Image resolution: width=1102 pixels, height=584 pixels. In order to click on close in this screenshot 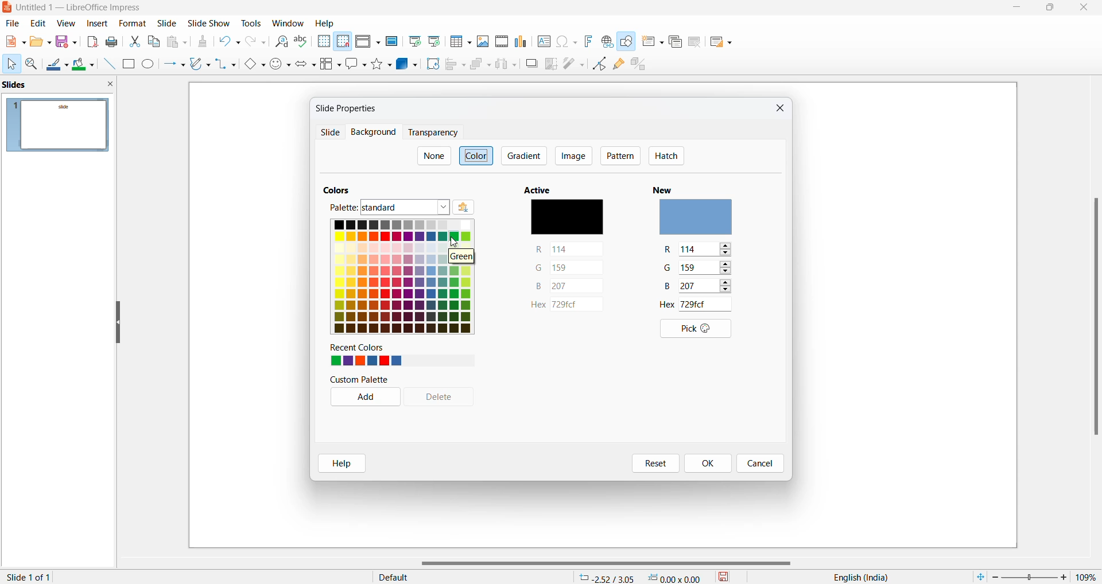, I will do `click(1018, 9)`.